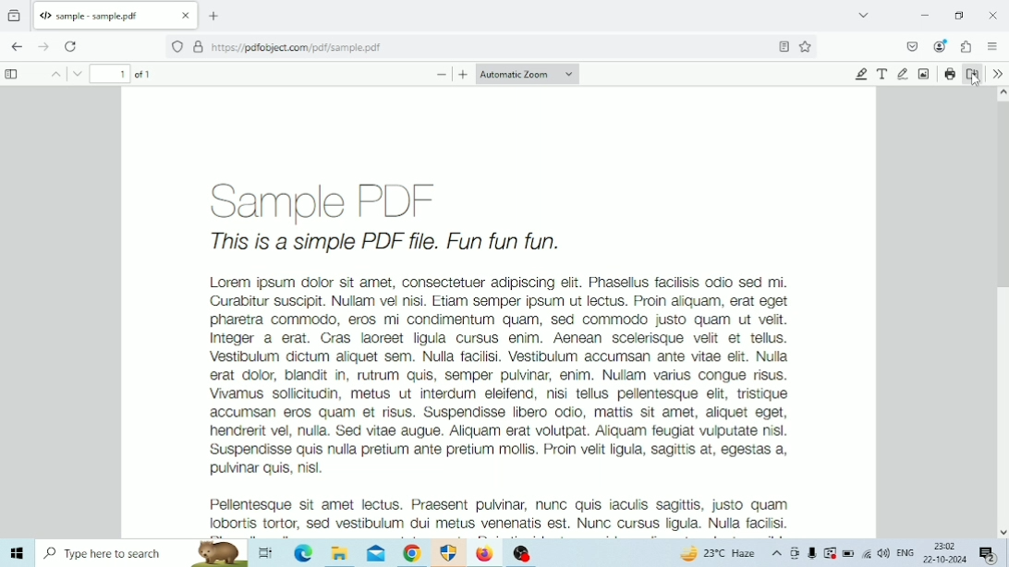  Describe the element at coordinates (450, 553) in the screenshot. I see `Windows Defender` at that location.